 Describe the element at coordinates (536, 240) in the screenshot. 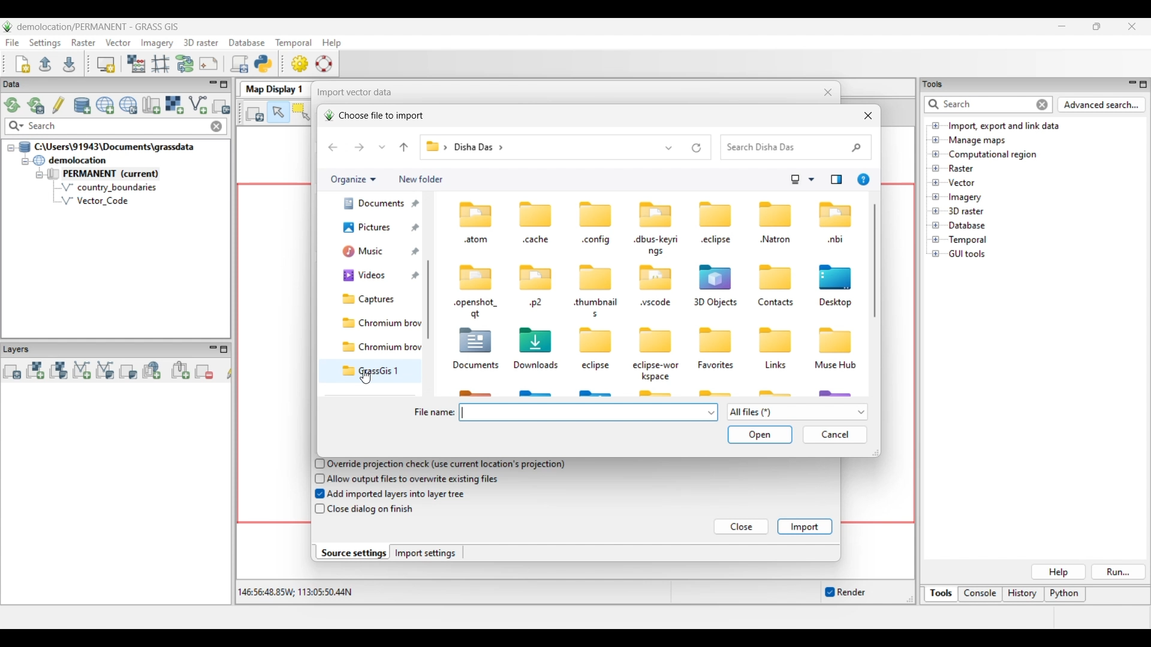

I see `cache` at that location.